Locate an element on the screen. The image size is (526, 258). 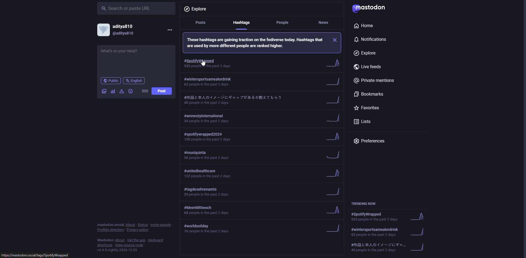
hashtag is located at coordinates (214, 137).